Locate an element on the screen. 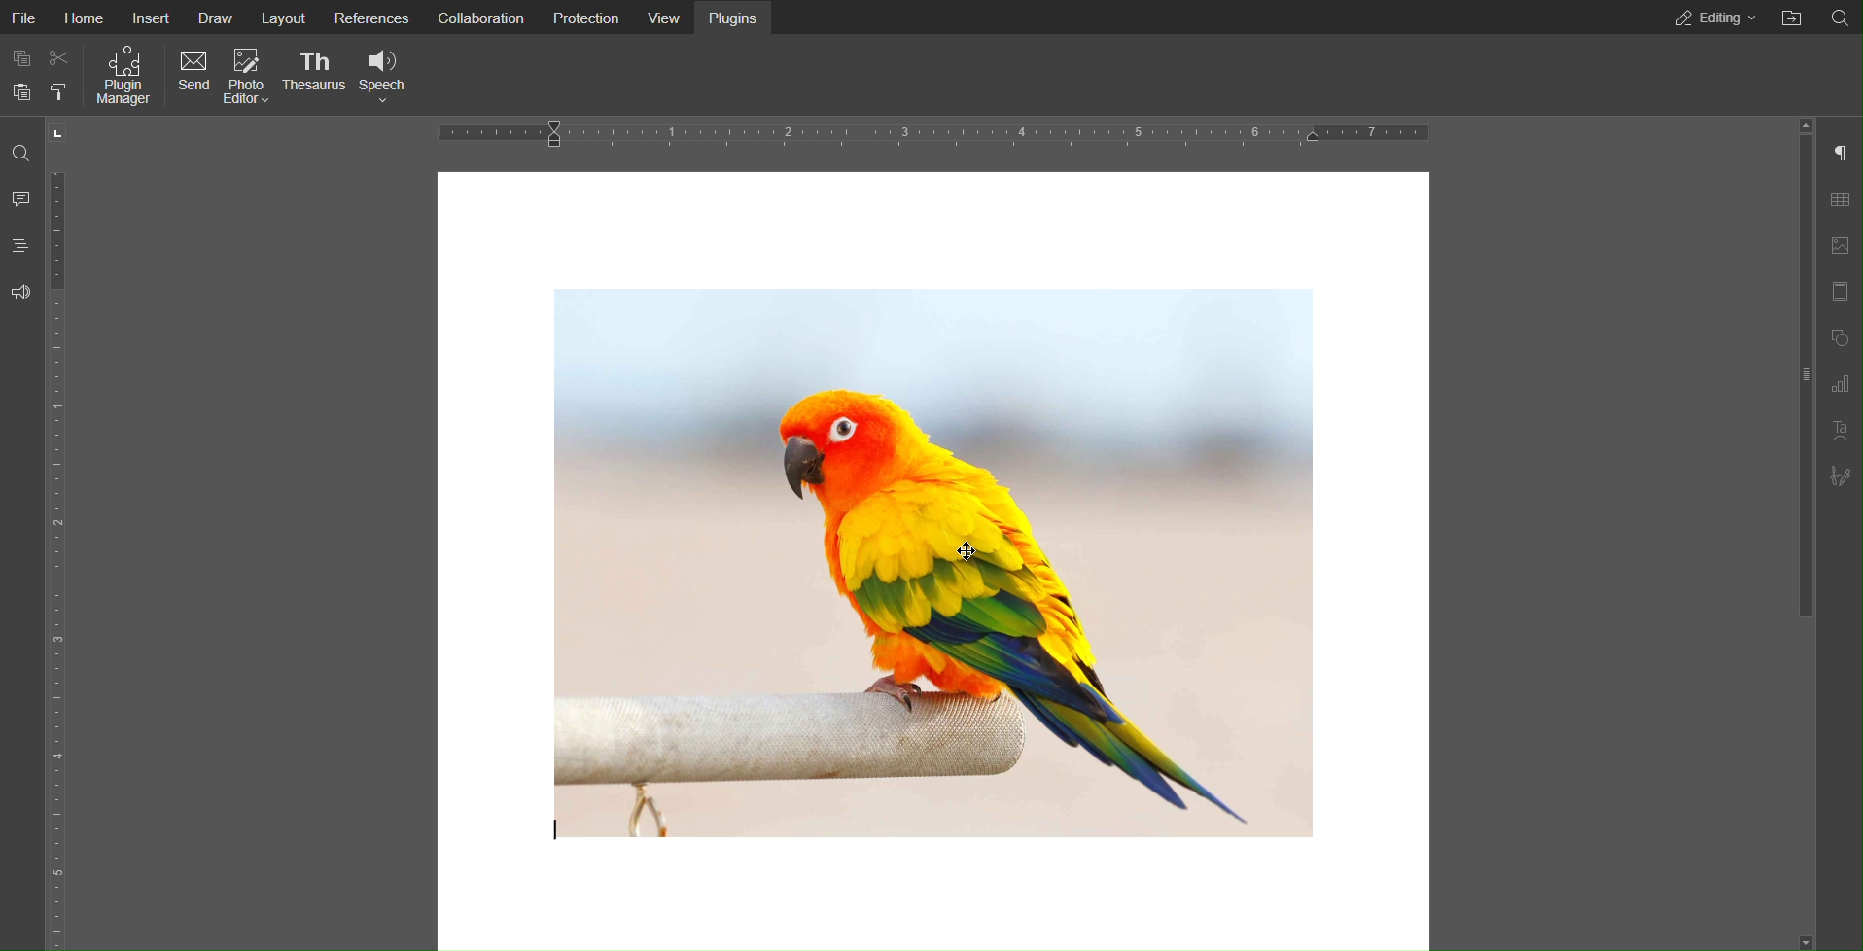  Cursor is located at coordinates (966, 556).